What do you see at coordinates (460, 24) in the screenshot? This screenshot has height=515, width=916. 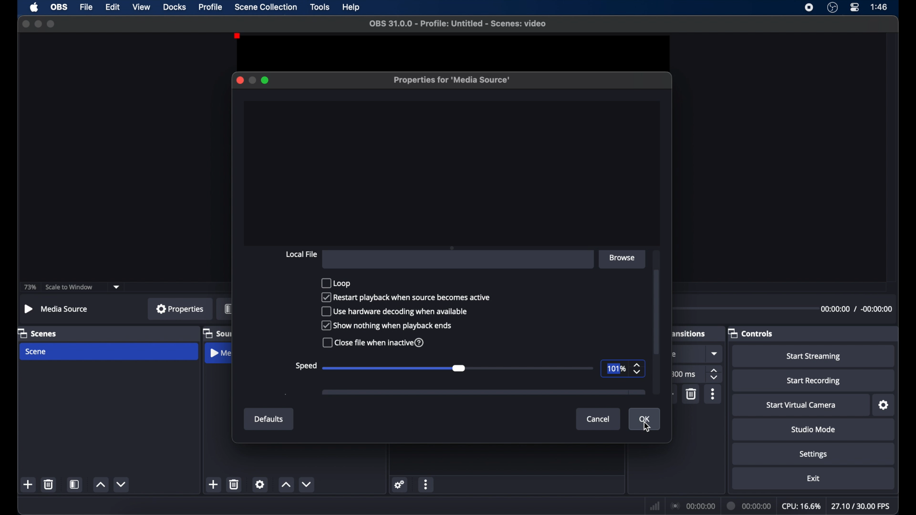 I see `file name` at bounding box center [460, 24].